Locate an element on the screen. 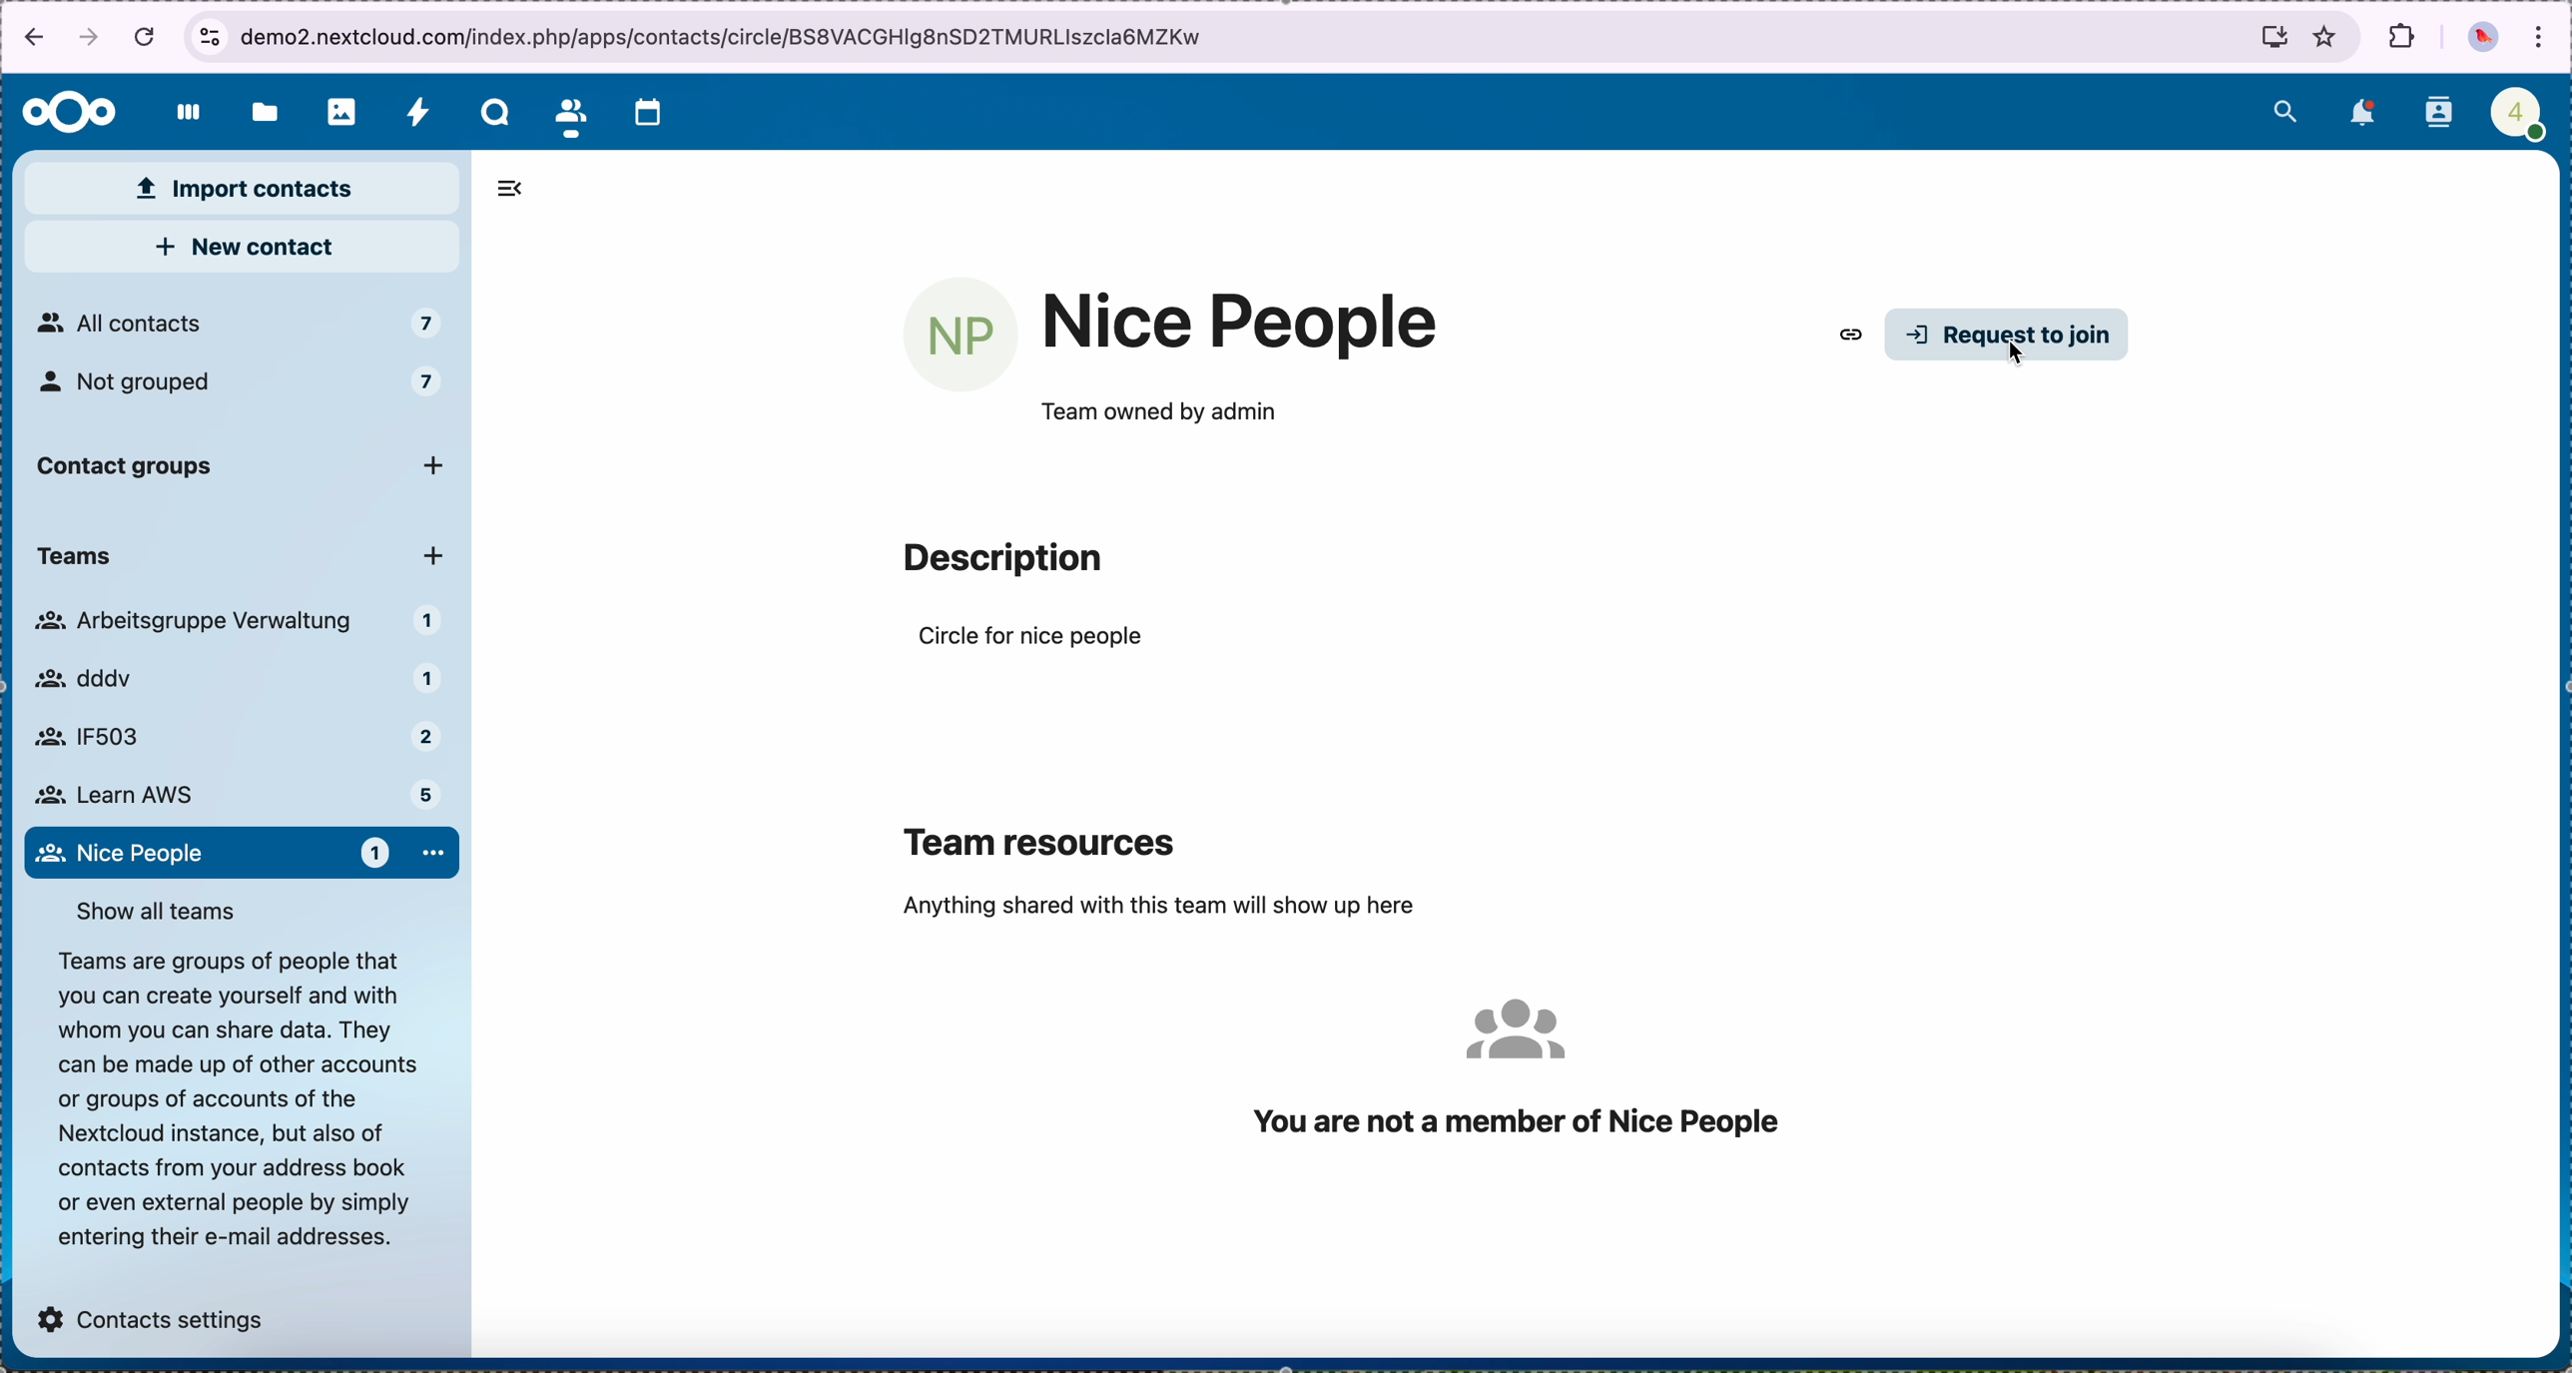 The height and width of the screenshot is (1373, 2572). files is located at coordinates (261, 110).